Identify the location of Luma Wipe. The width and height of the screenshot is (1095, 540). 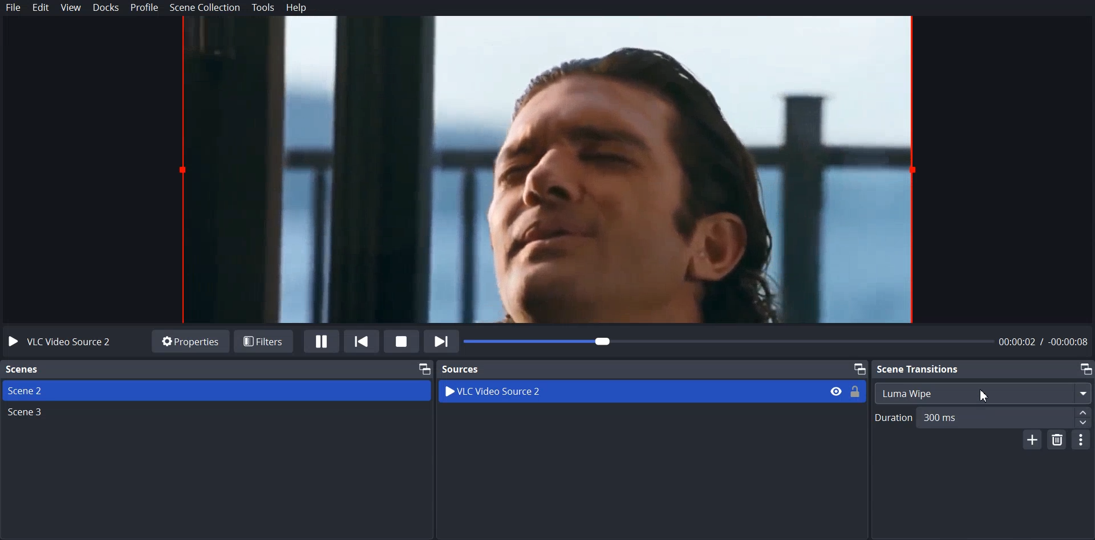
(983, 393).